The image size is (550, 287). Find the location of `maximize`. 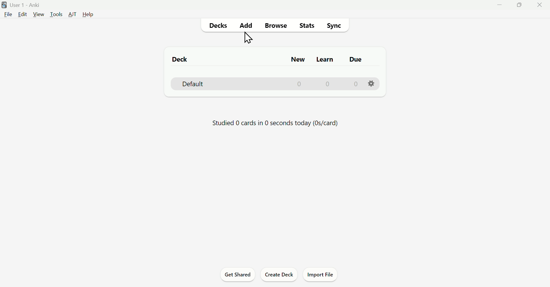

maximize is located at coordinates (520, 5).